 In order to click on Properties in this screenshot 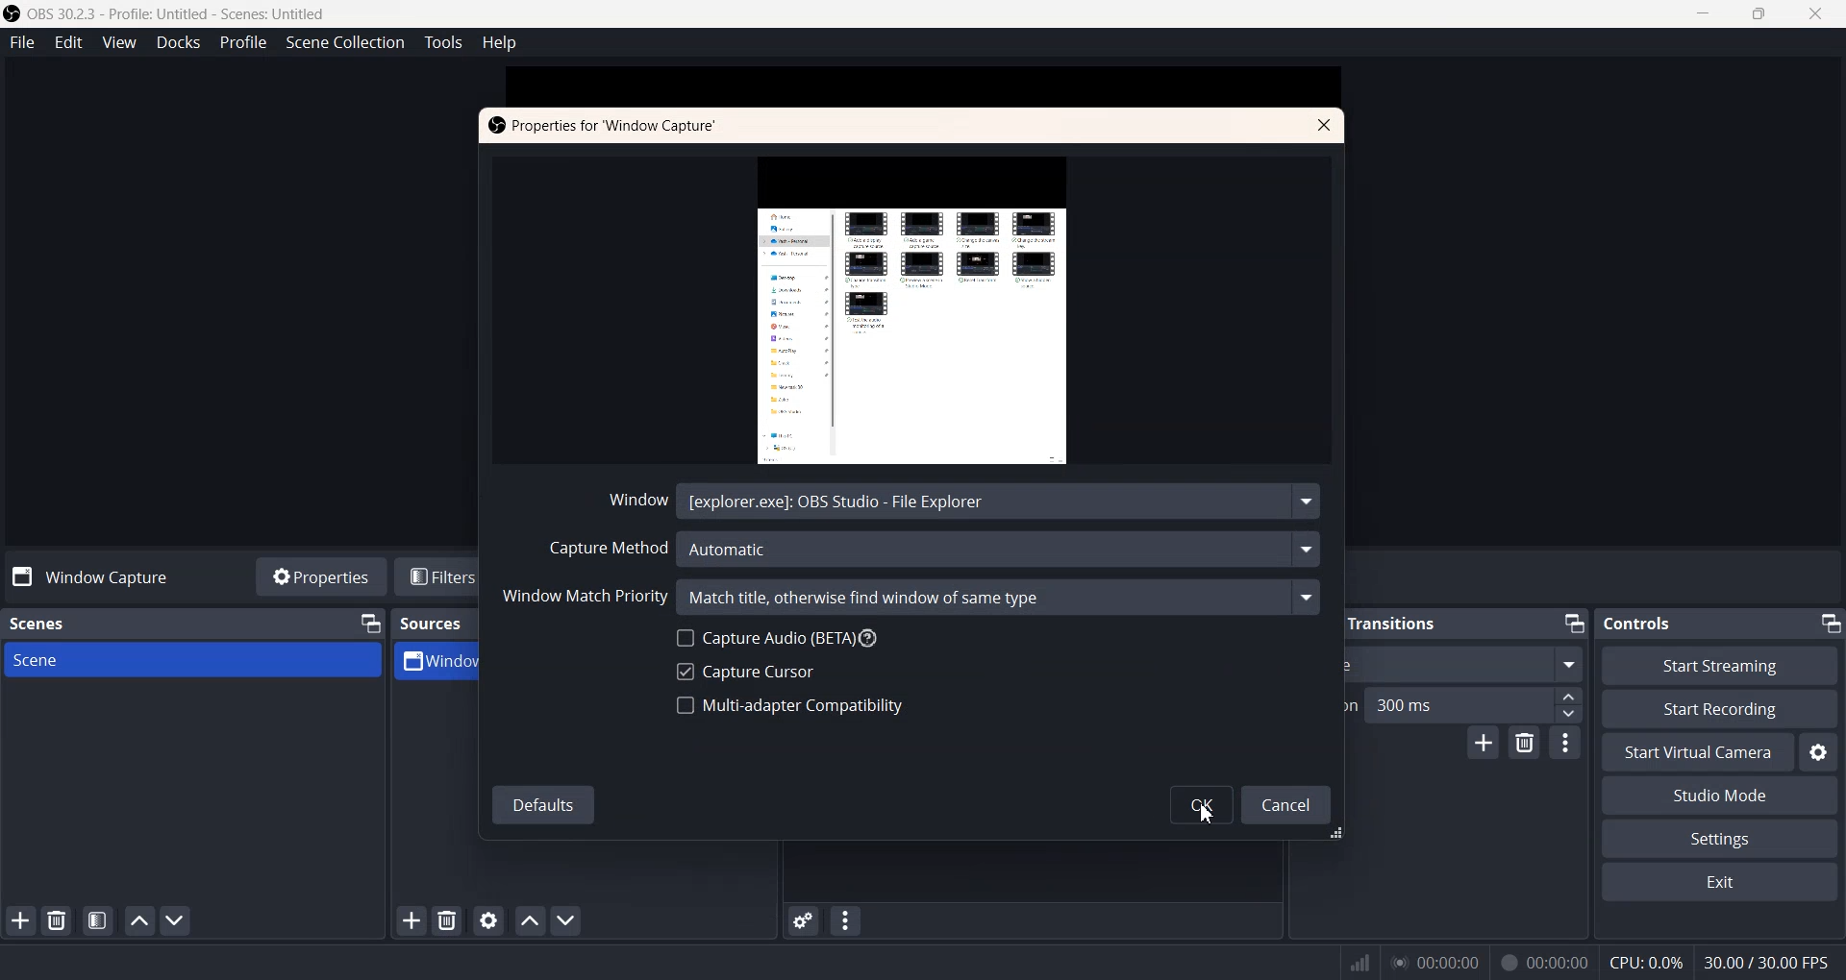, I will do `click(318, 576)`.